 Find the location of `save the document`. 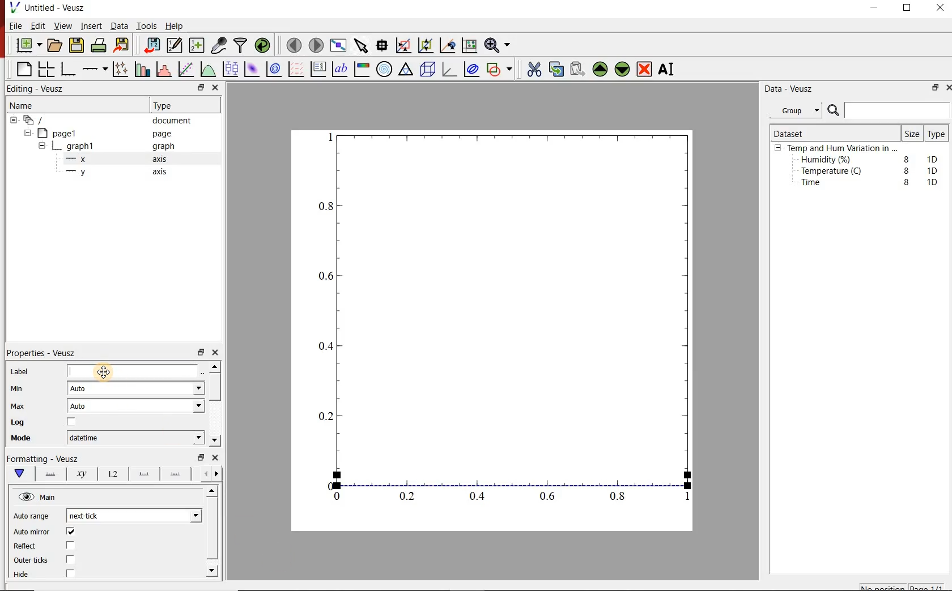

save the document is located at coordinates (77, 46).